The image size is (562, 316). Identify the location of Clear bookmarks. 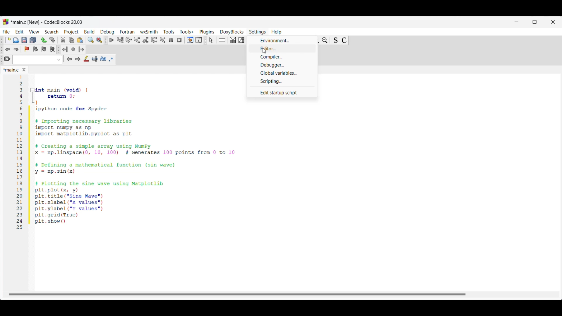
(52, 49).